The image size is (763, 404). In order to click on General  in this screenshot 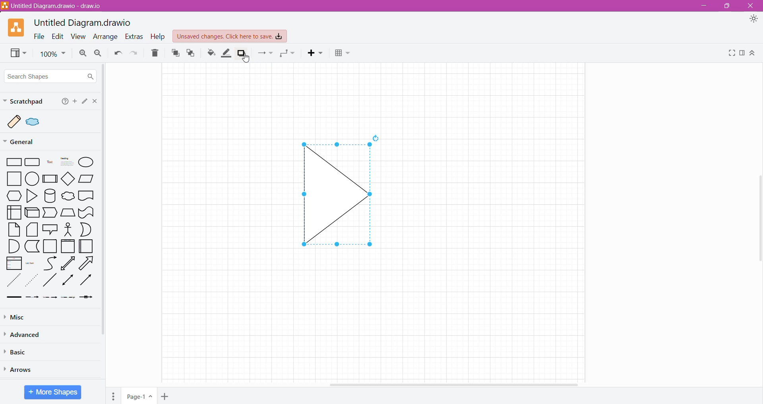, I will do `click(25, 142)`.